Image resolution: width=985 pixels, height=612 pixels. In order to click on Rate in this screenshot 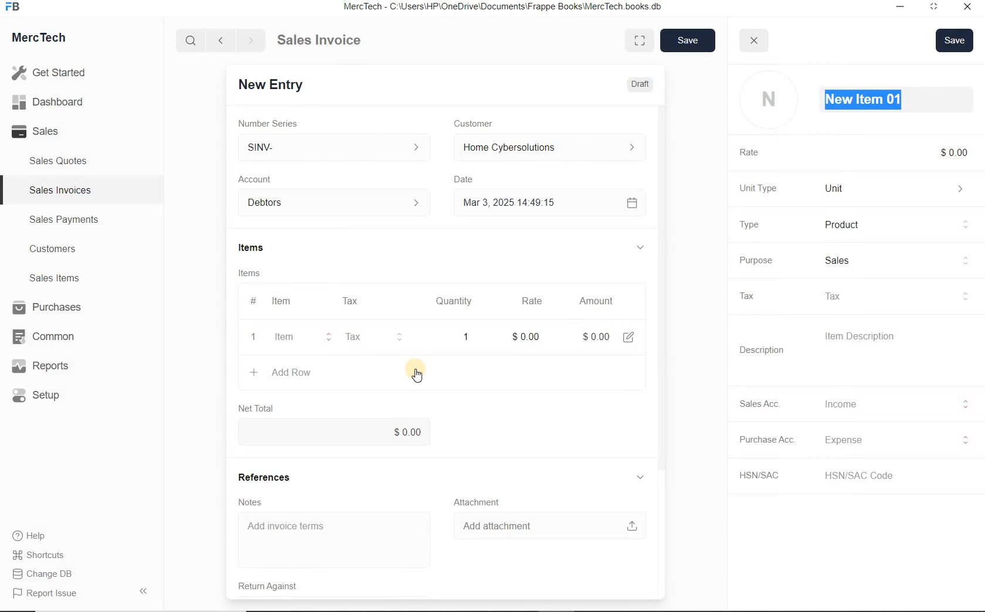, I will do `click(752, 153)`.